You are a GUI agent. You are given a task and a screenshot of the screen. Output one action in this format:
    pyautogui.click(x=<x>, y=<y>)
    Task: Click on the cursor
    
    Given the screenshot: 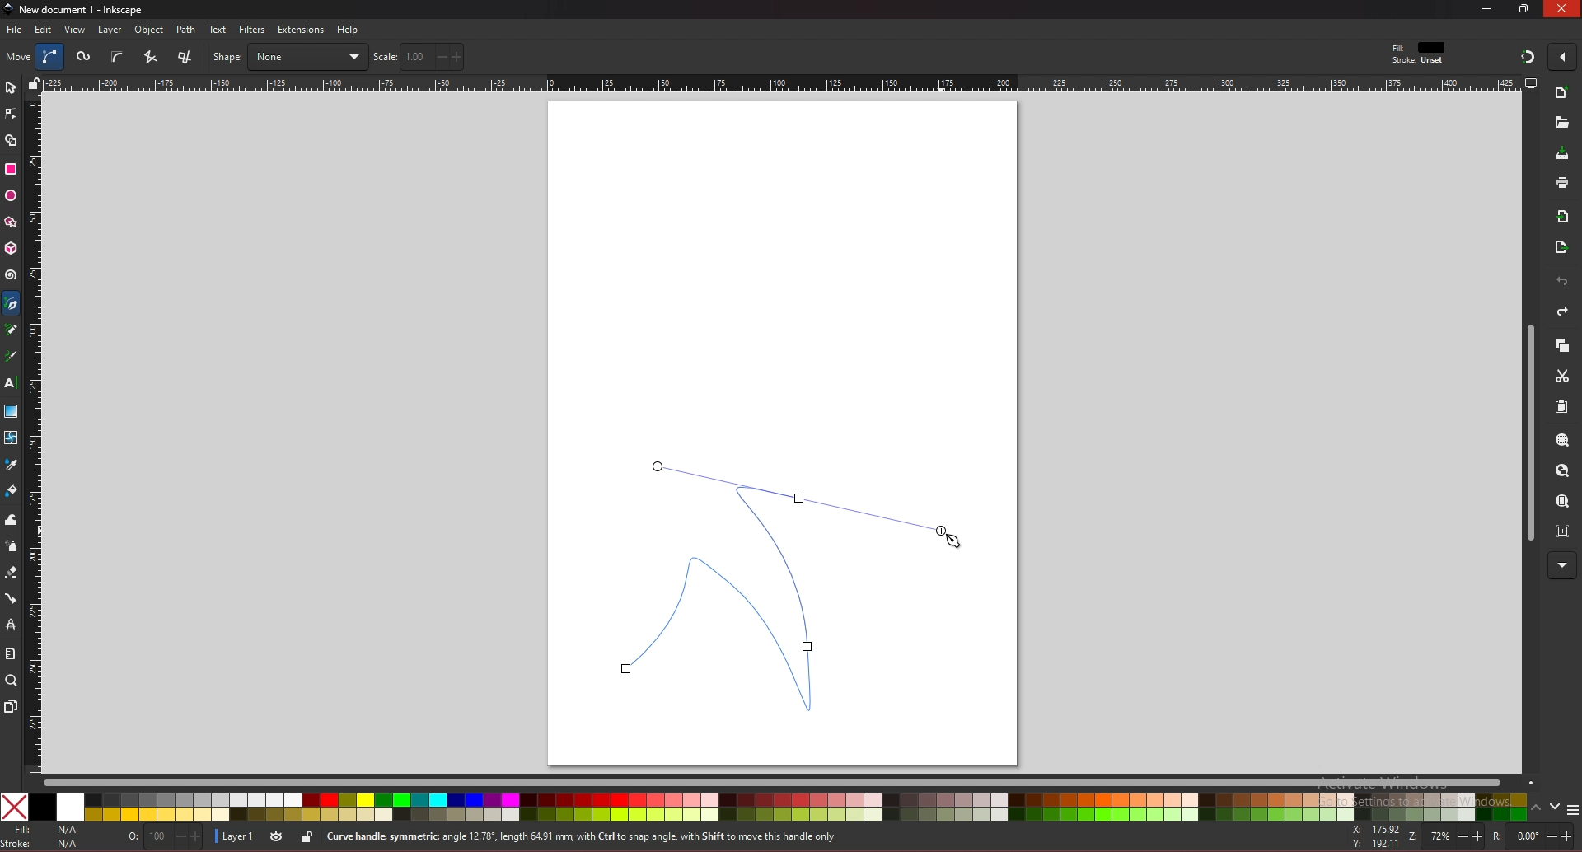 What is the action you would take?
    pyautogui.click(x=953, y=536)
    